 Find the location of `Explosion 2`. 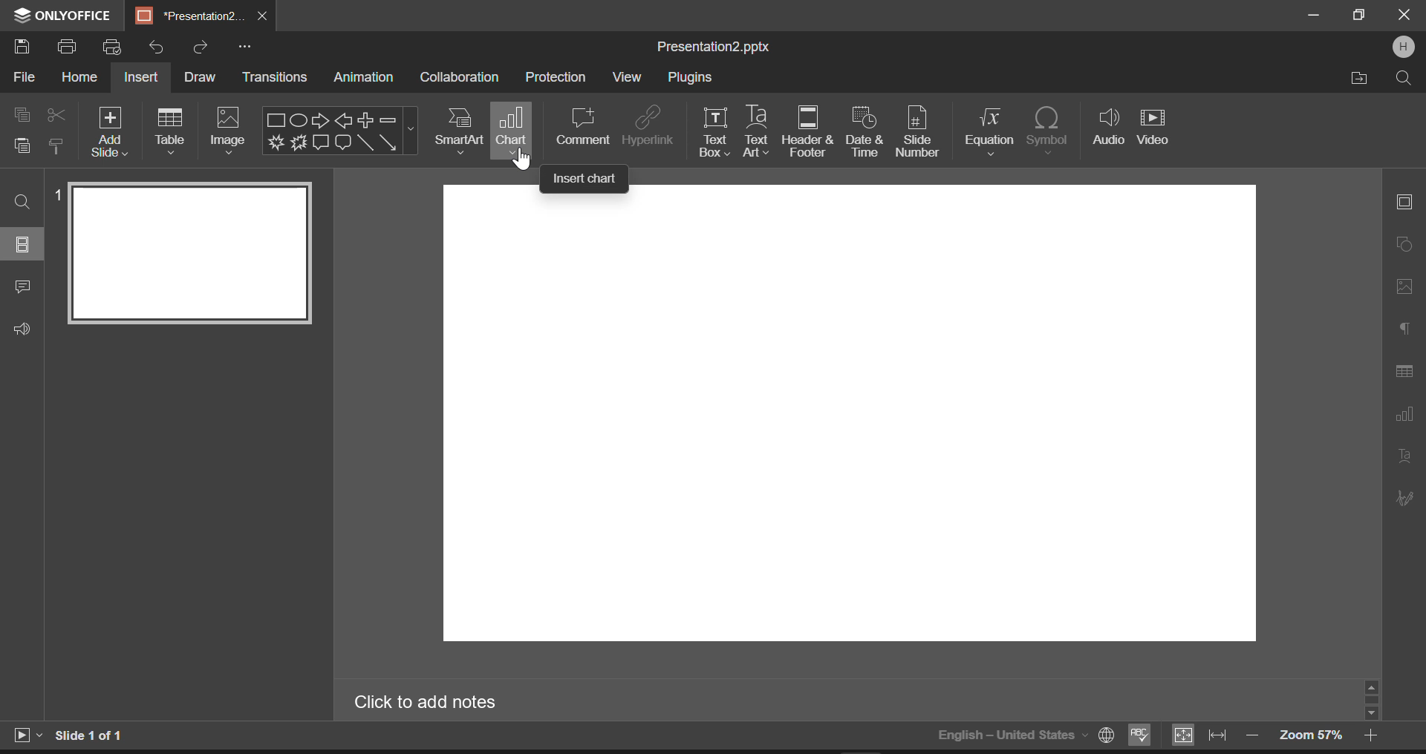

Explosion 2 is located at coordinates (298, 142).